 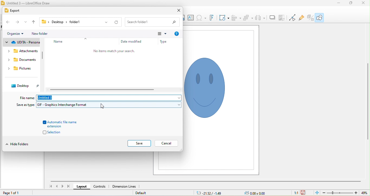 What do you see at coordinates (350, 3) in the screenshot?
I see `maximize` at bounding box center [350, 3].